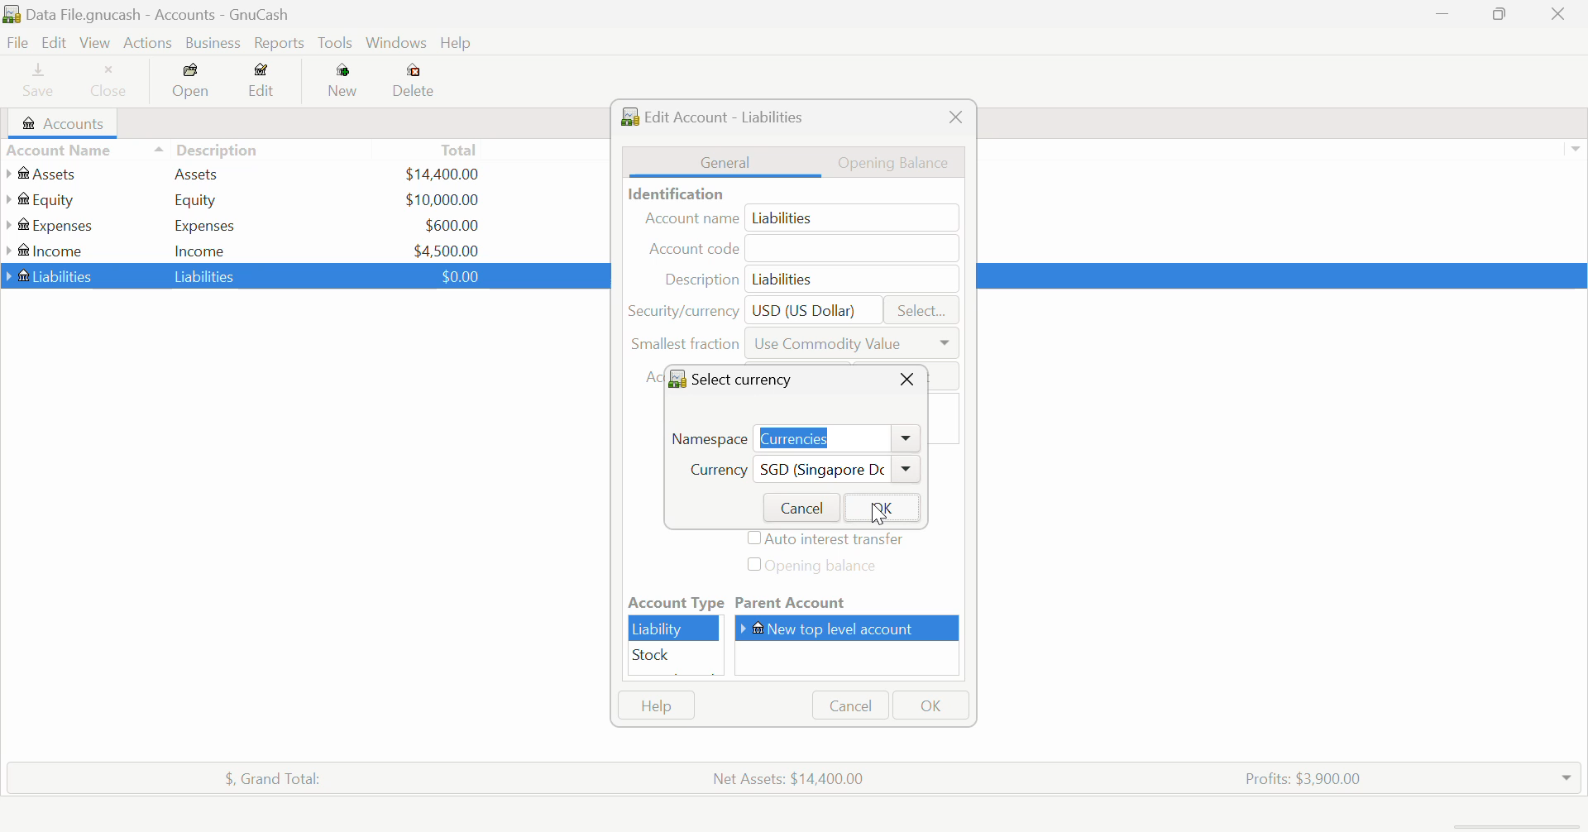  I want to click on Profits, so click(1296, 777).